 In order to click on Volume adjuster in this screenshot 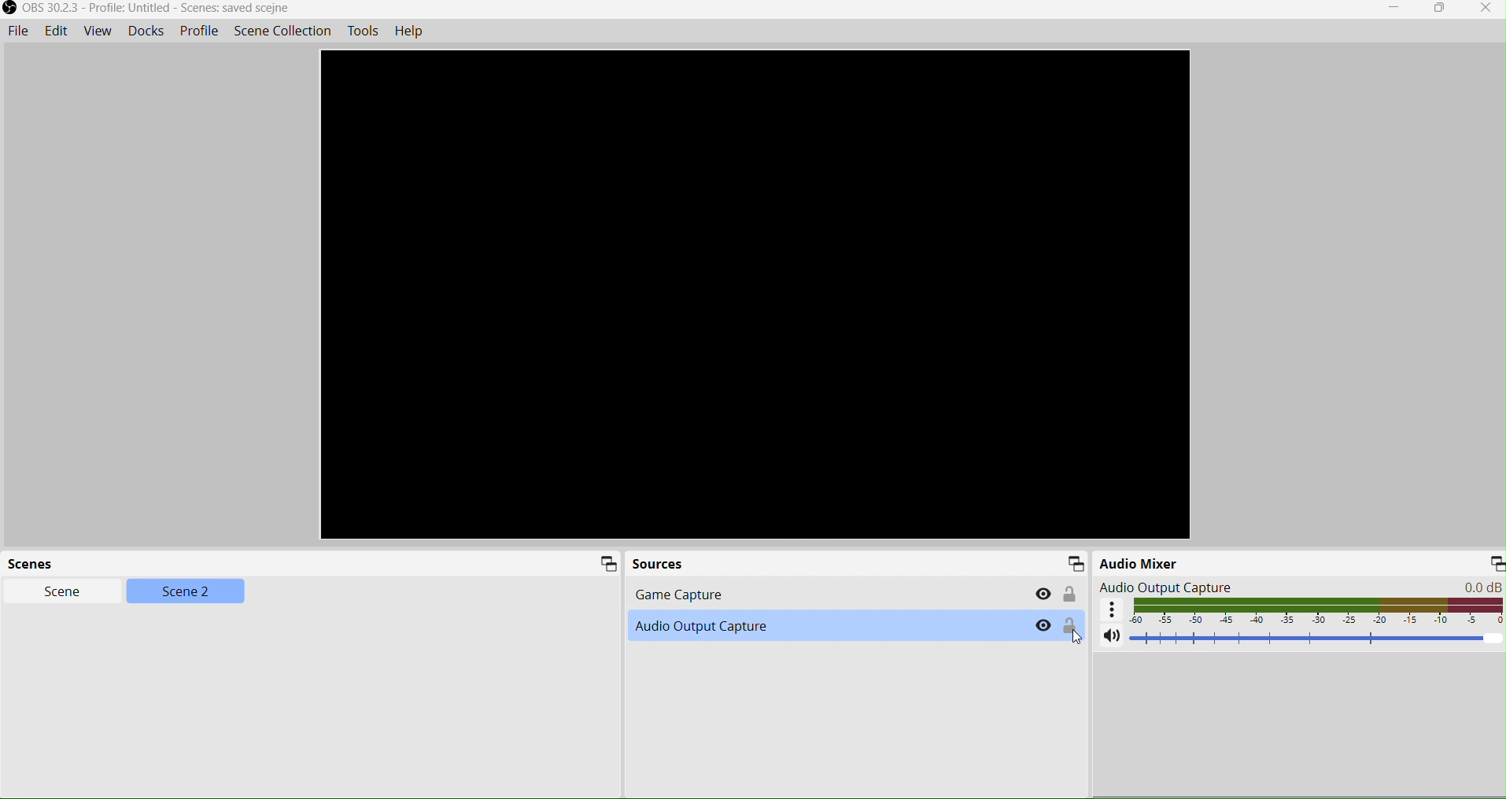, I will do `click(1317, 639)`.